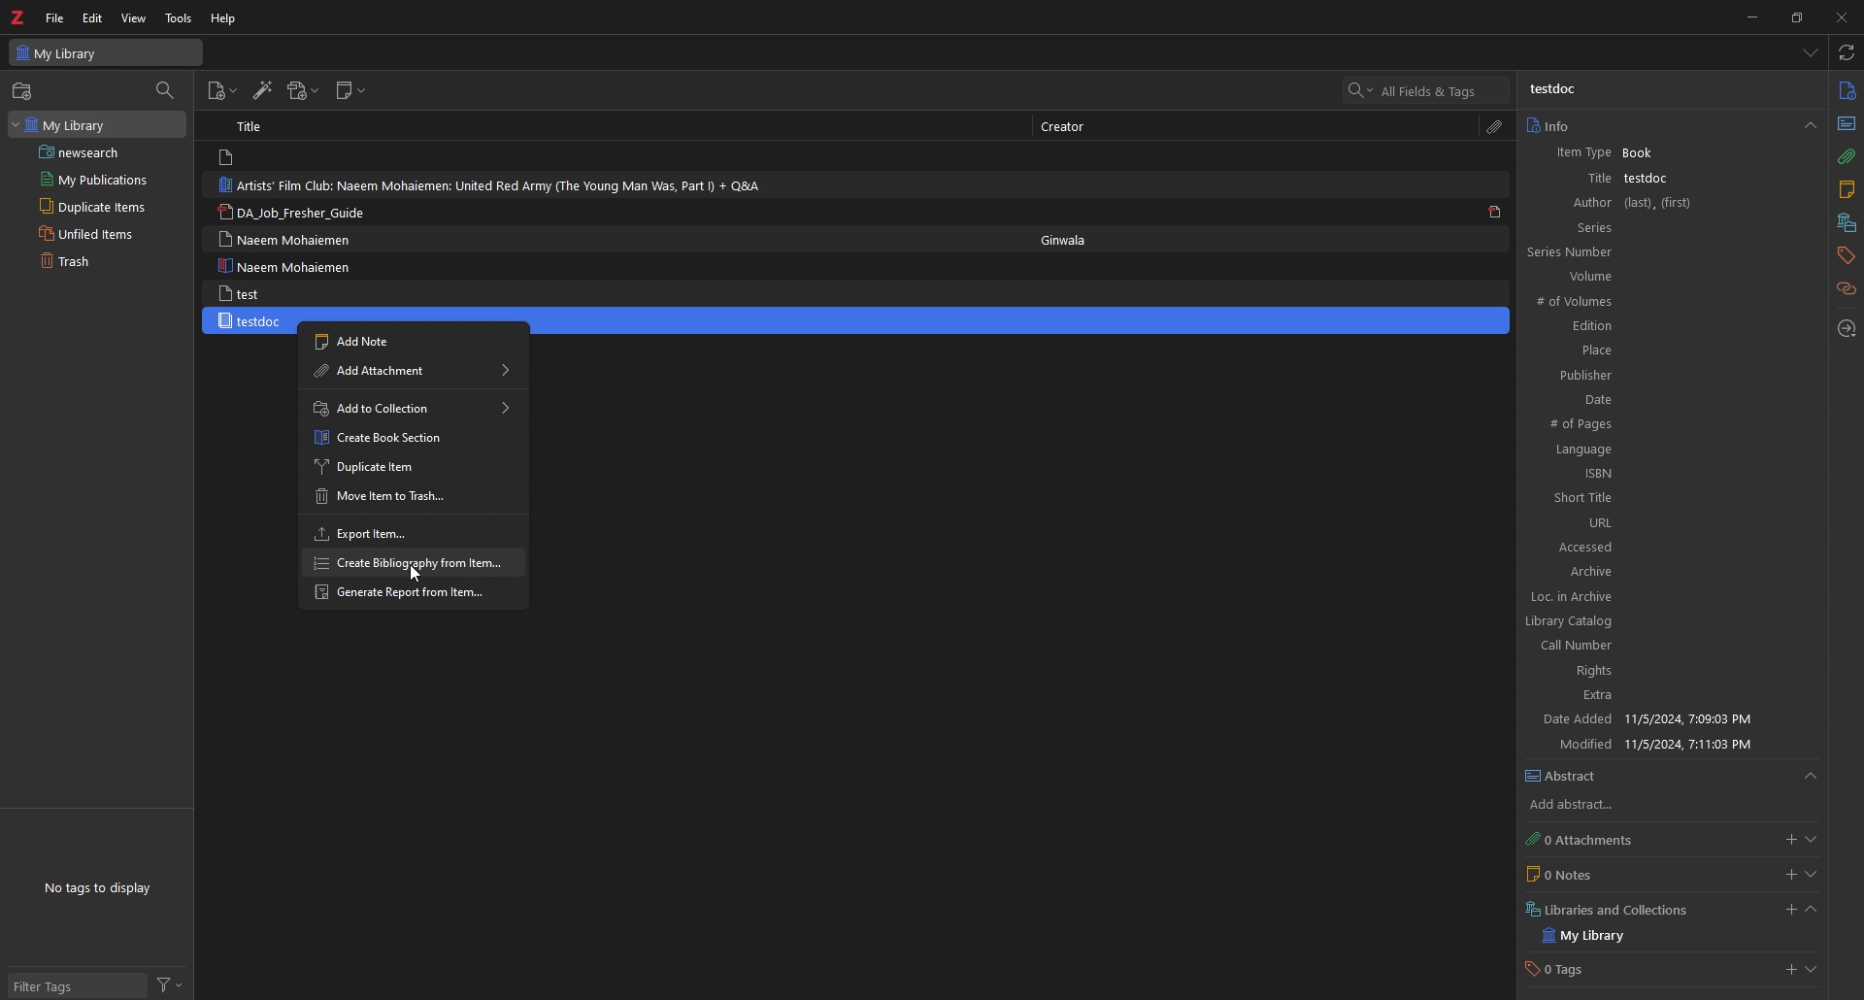 Image resolution: width=1864 pixels, height=1000 pixels. I want to click on Library Catalog, so click(1654, 619).